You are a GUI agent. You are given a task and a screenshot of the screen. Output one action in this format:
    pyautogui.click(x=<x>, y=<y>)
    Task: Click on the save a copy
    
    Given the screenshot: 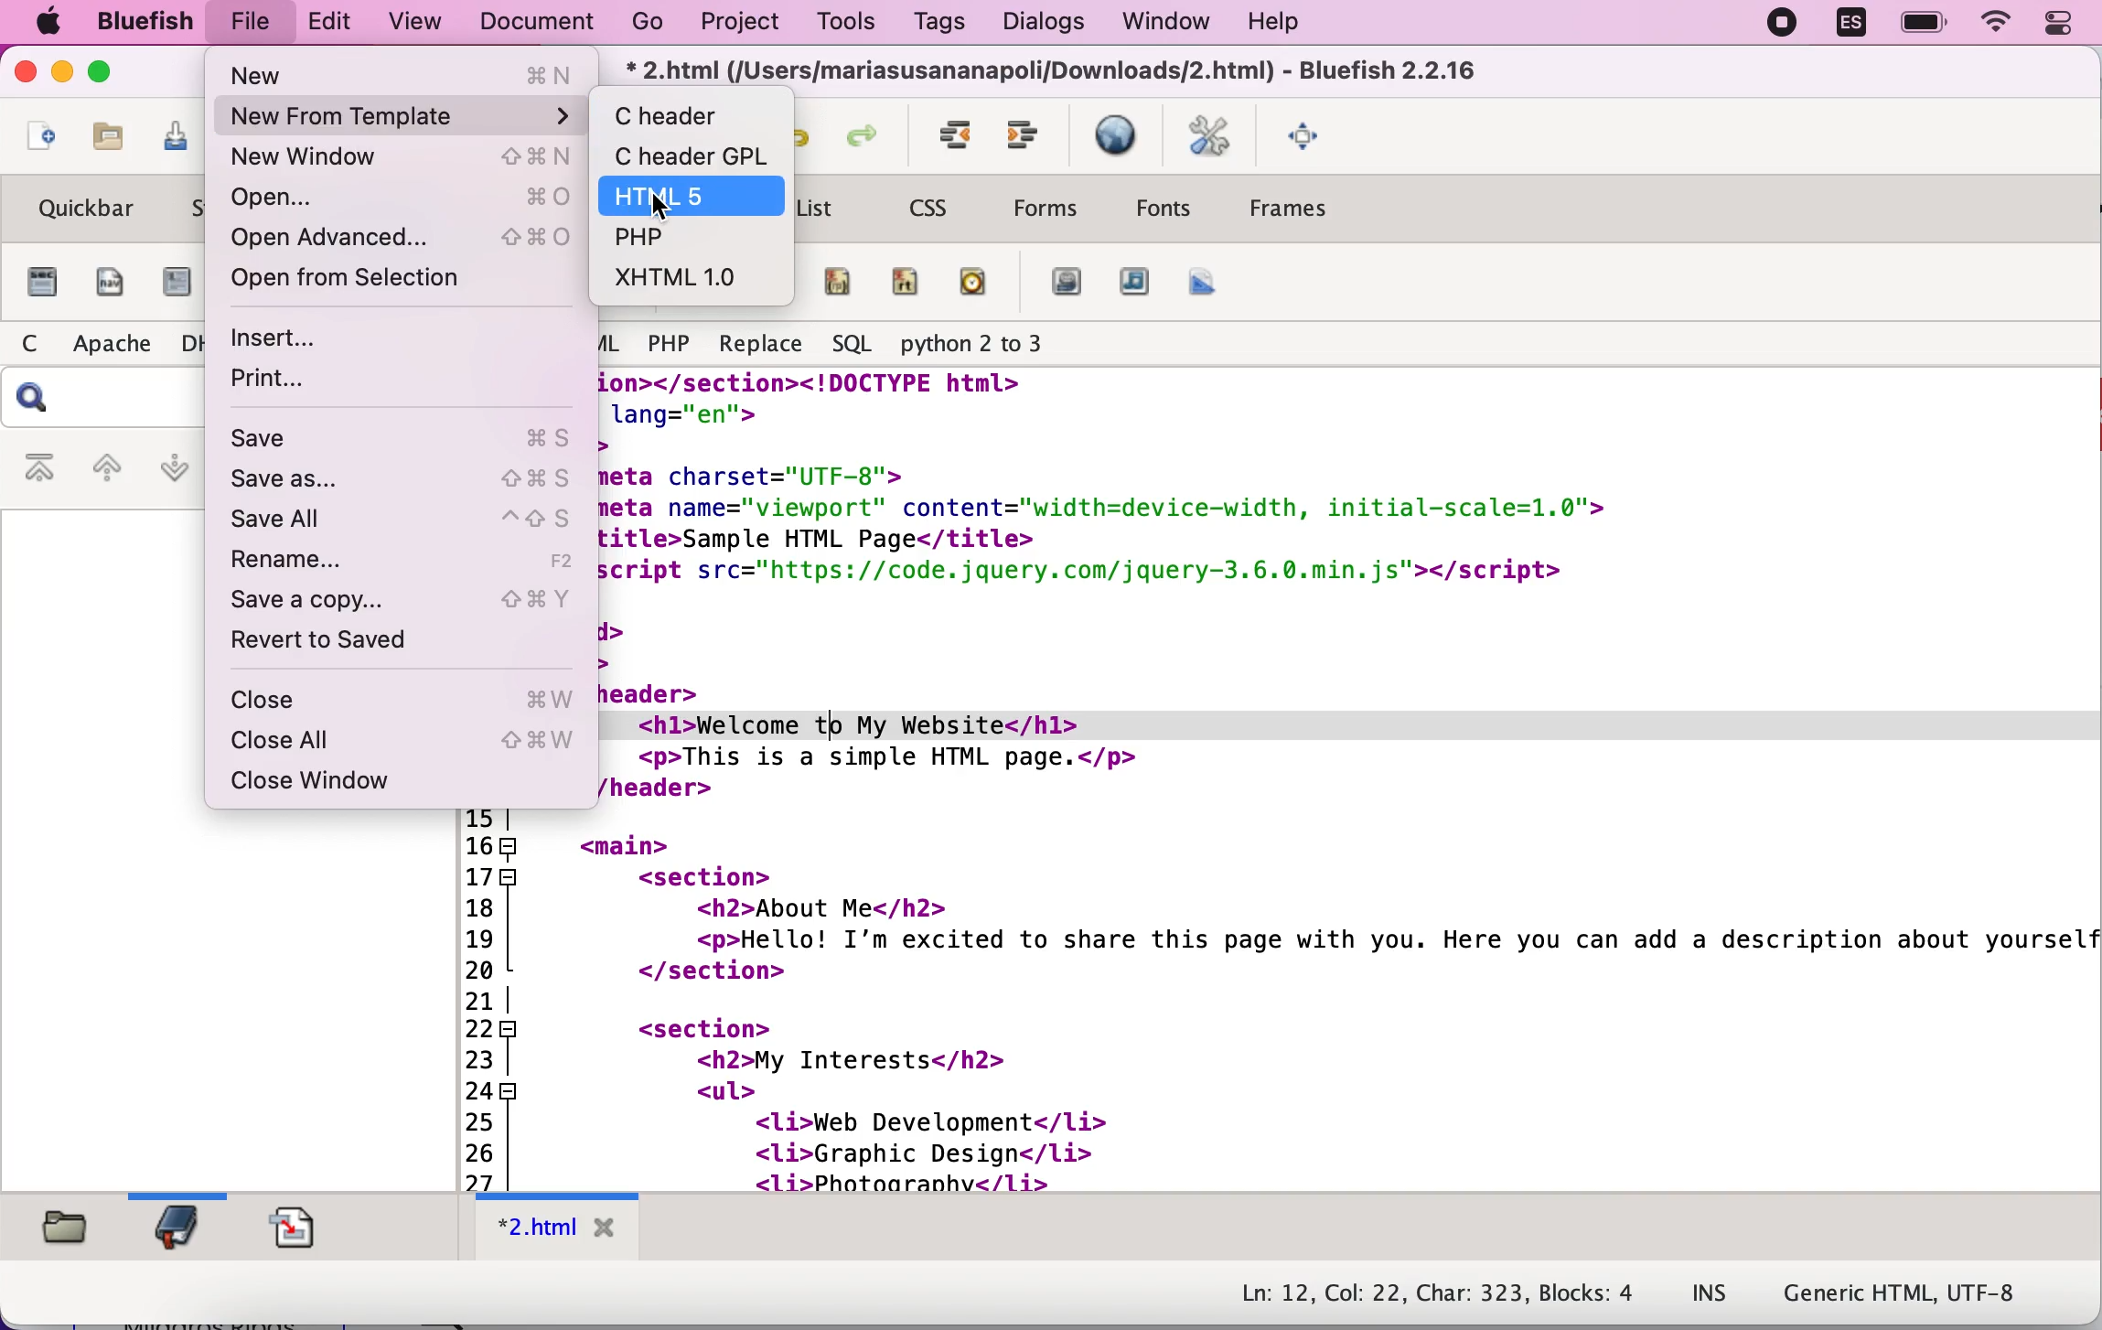 What is the action you would take?
    pyautogui.click(x=413, y=600)
    